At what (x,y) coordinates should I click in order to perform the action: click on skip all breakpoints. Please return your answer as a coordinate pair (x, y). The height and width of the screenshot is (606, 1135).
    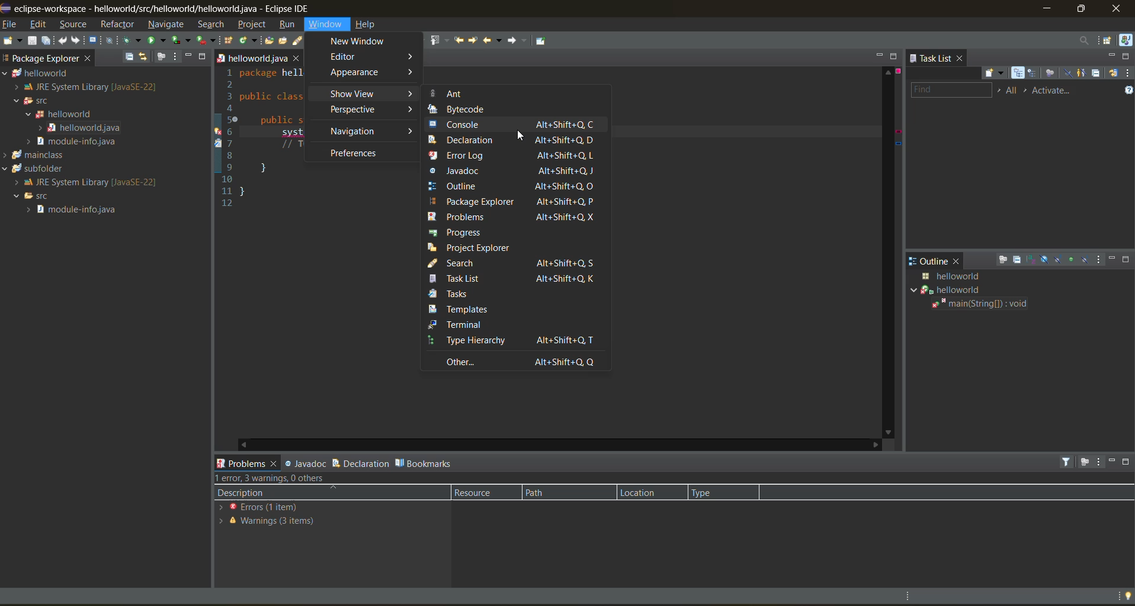
    Looking at the image, I should click on (111, 40).